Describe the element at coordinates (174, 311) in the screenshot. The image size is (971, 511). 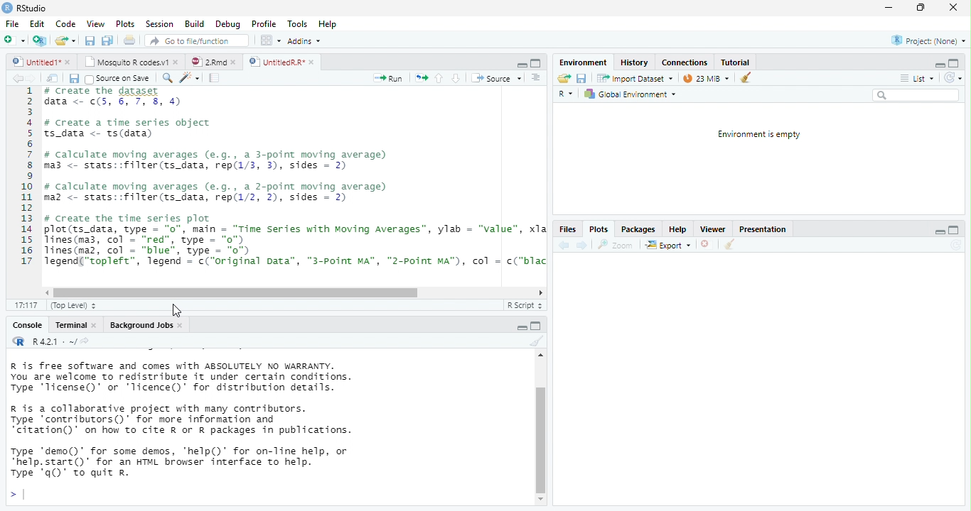
I see `cursor` at that location.